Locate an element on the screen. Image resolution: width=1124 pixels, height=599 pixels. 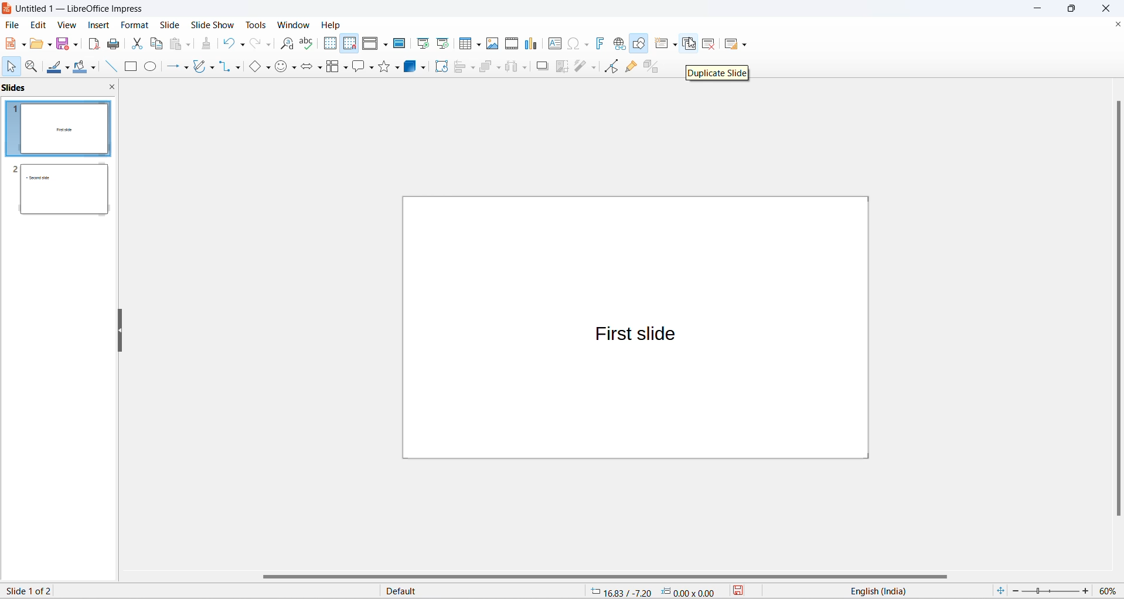
increase zoom is located at coordinates (1091, 590).